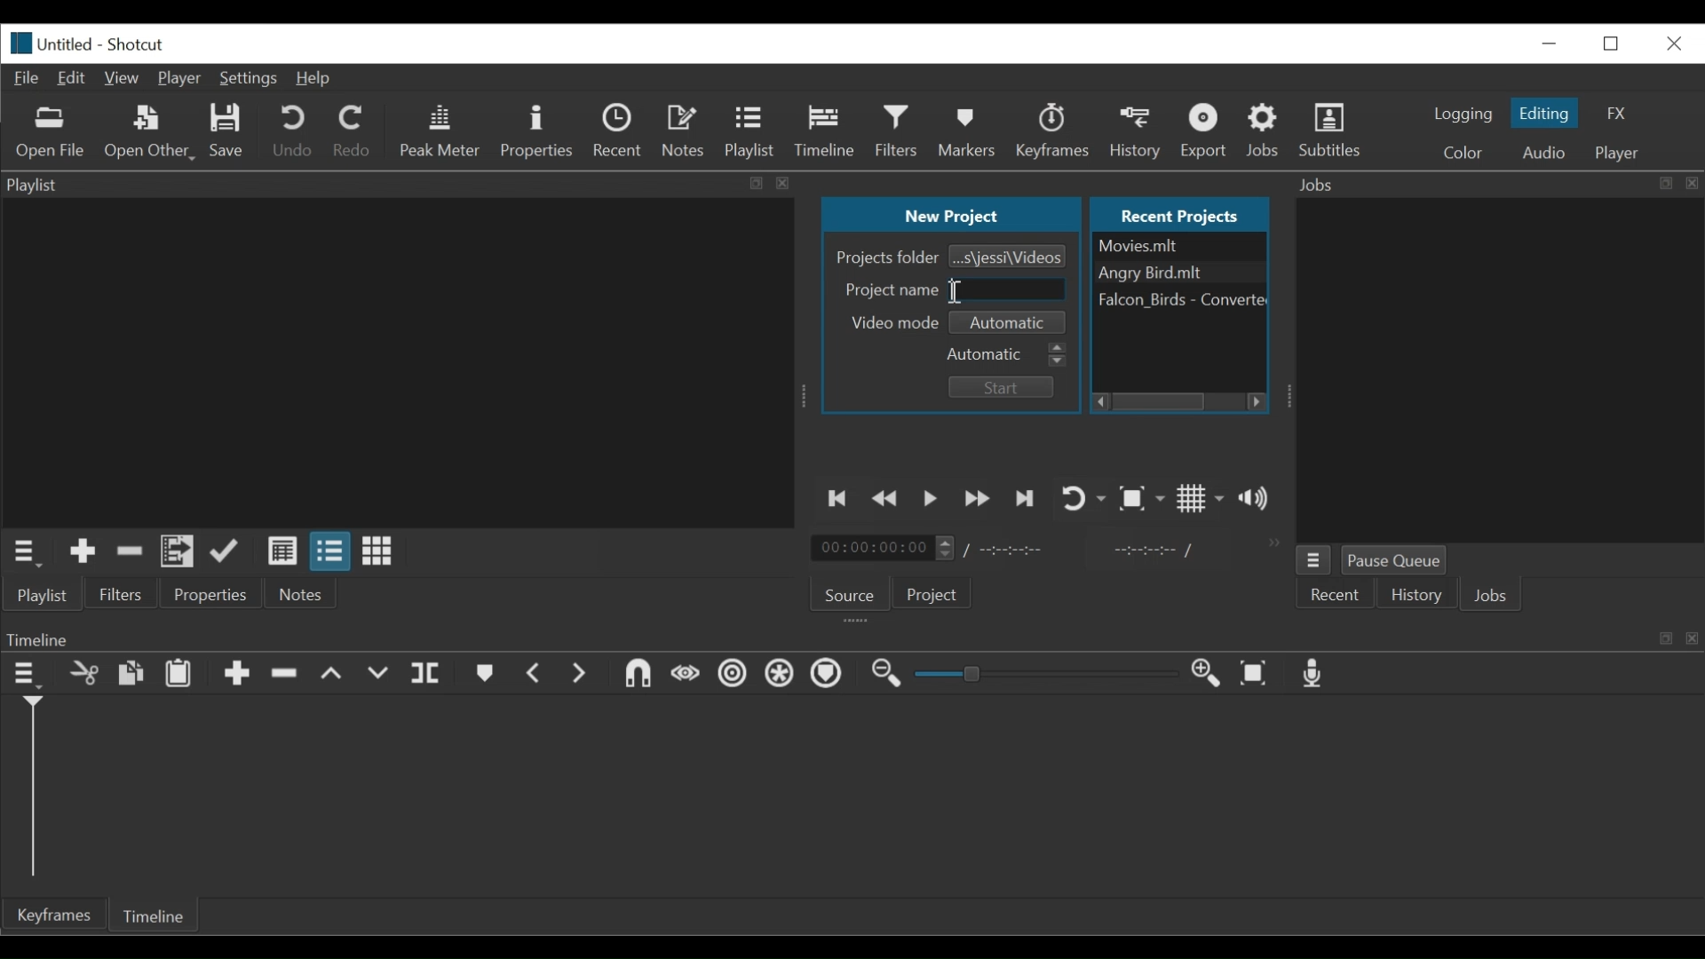 The height and width of the screenshot is (959, 1705). What do you see at coordinates (329, 551) in the screenshot?
I see `View as files` at bounding box center [329, 551].